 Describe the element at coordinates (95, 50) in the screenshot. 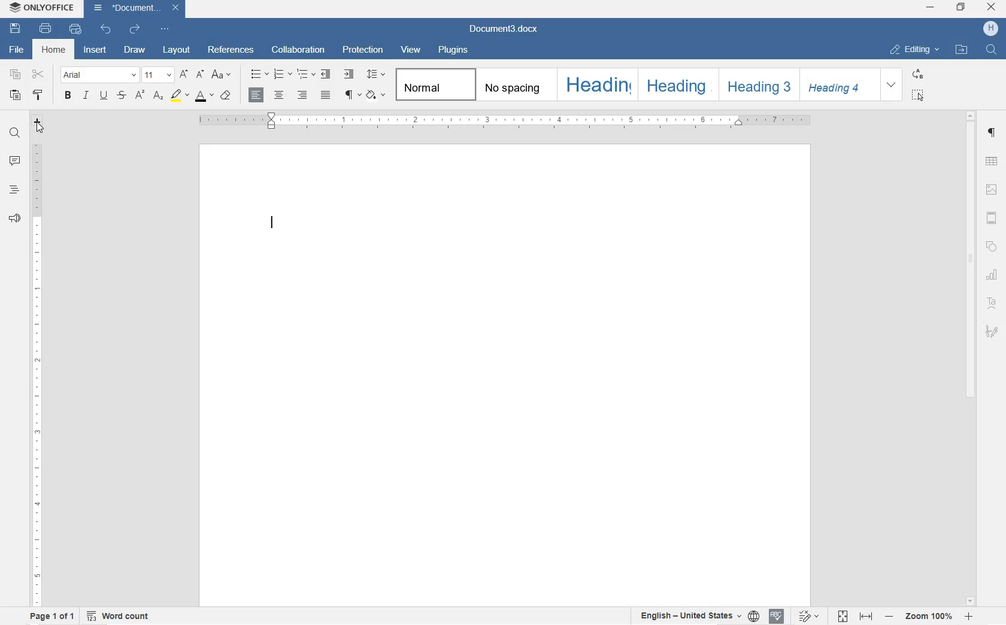

I see `INSERT` at that location.